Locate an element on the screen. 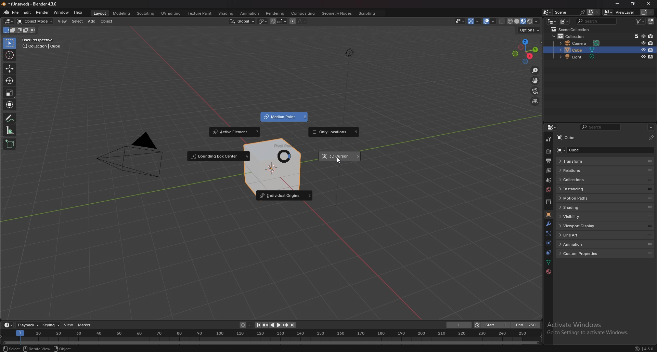  geometry nodes is located at coordinates (337, 13).